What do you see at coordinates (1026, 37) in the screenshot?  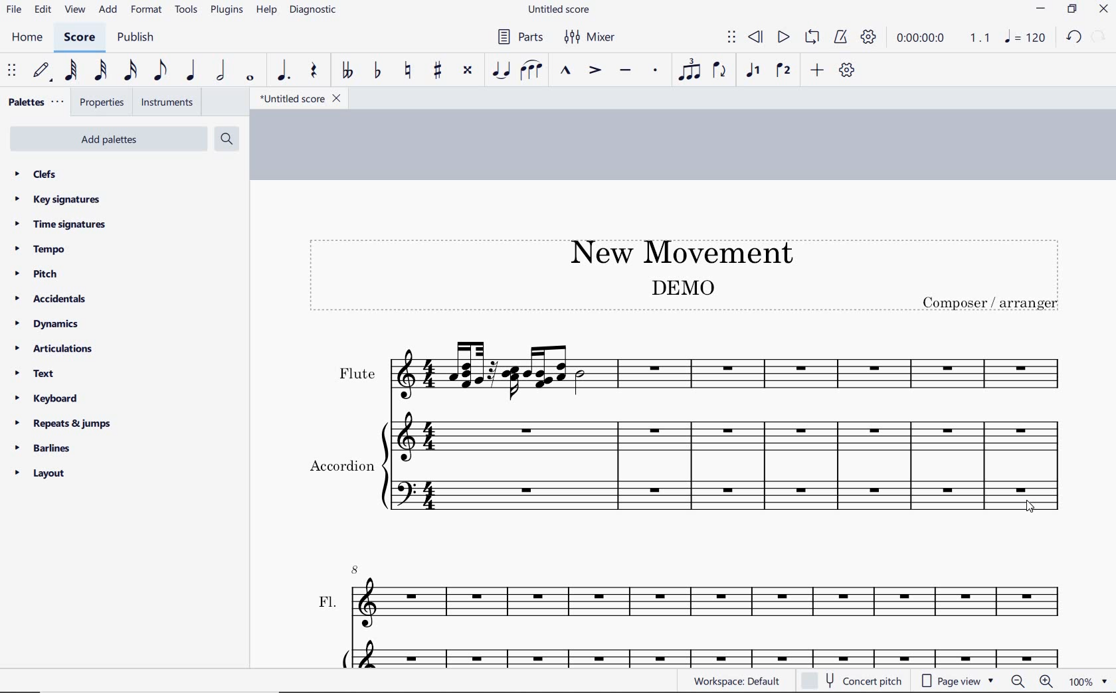 I see `NOTE` at bounding box center [1026, 37].